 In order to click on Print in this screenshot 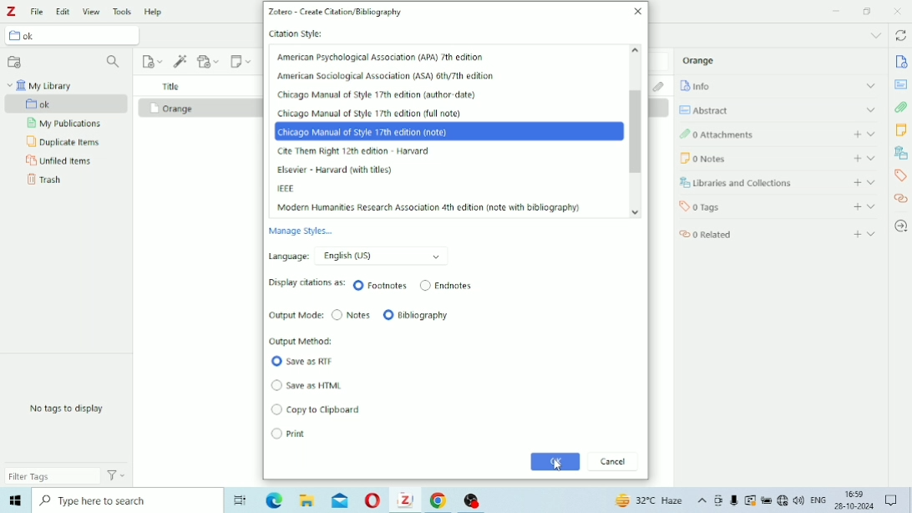, I will do `click(290, 434)`.